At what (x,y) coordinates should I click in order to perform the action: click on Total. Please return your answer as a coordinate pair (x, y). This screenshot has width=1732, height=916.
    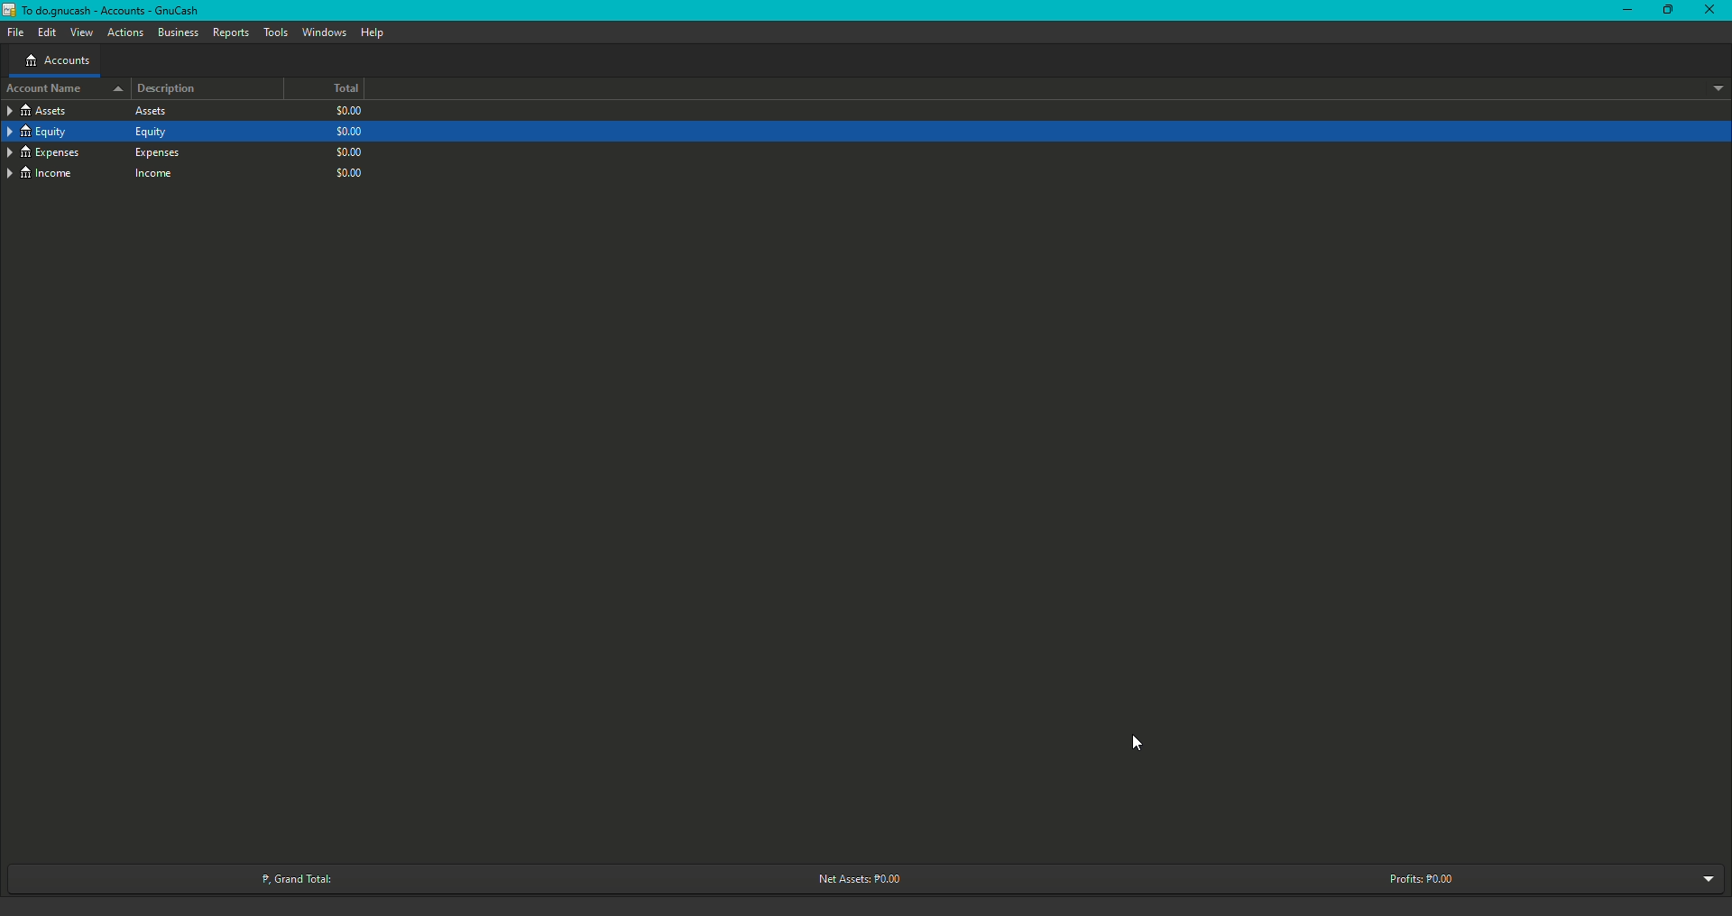
    Looking at the image, I should click on (332, 90).